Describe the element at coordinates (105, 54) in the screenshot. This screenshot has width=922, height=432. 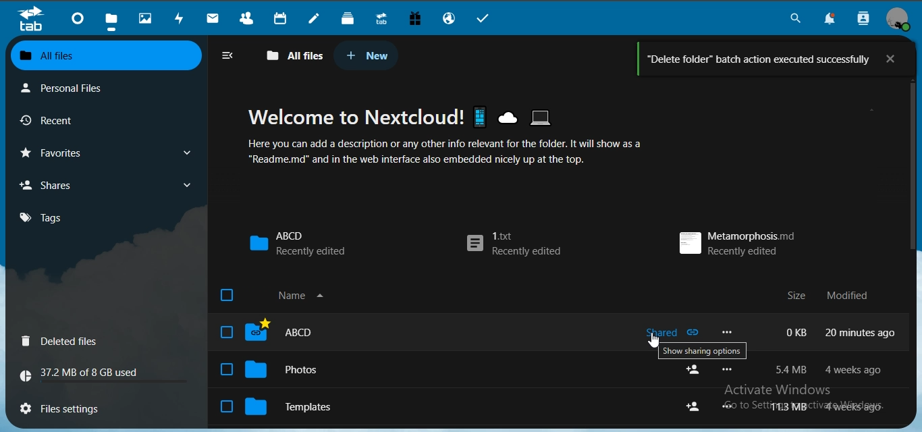
I see `all files` at that location.